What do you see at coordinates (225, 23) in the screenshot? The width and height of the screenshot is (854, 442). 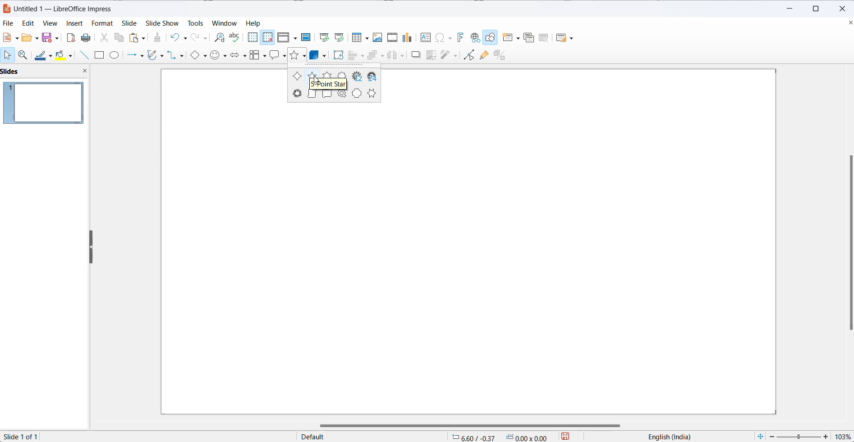 I see `window` at bounding box center [225, 23].